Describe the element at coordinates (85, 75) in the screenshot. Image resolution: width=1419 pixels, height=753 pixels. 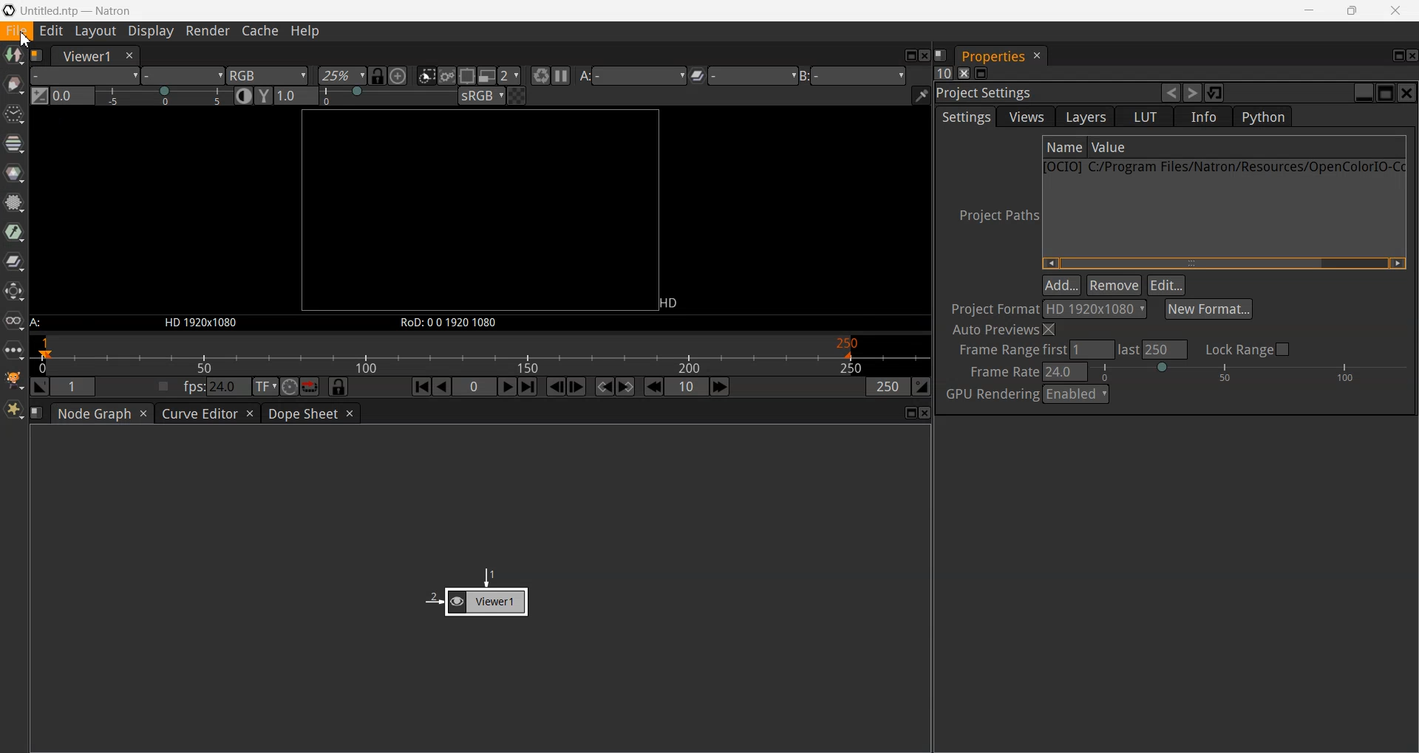
I see `viewer toolbar` at that location.